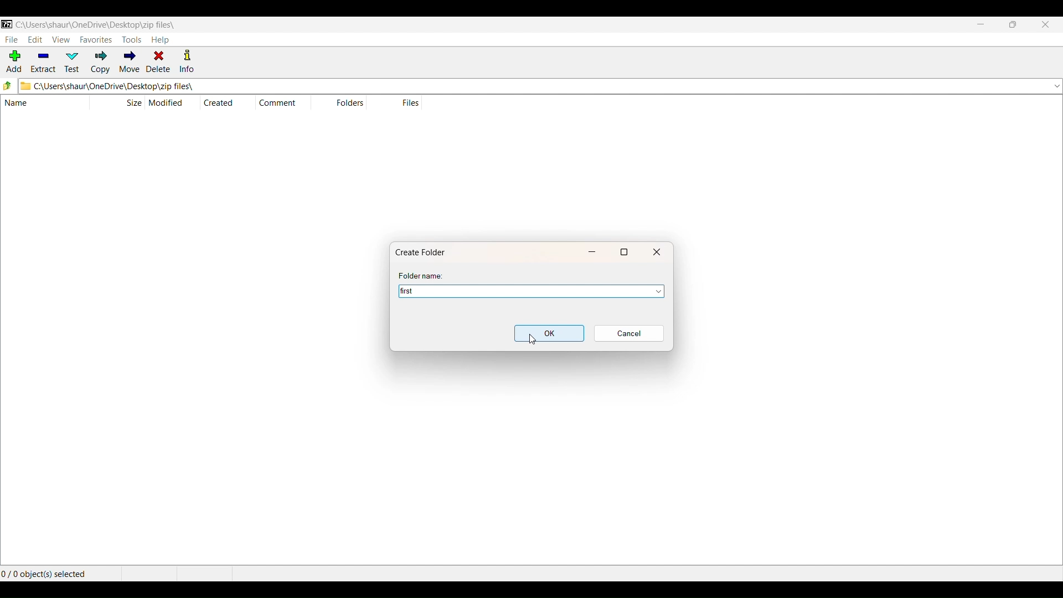 The image size is (1063, 598). I want to click on NAME, so click(38, 104).